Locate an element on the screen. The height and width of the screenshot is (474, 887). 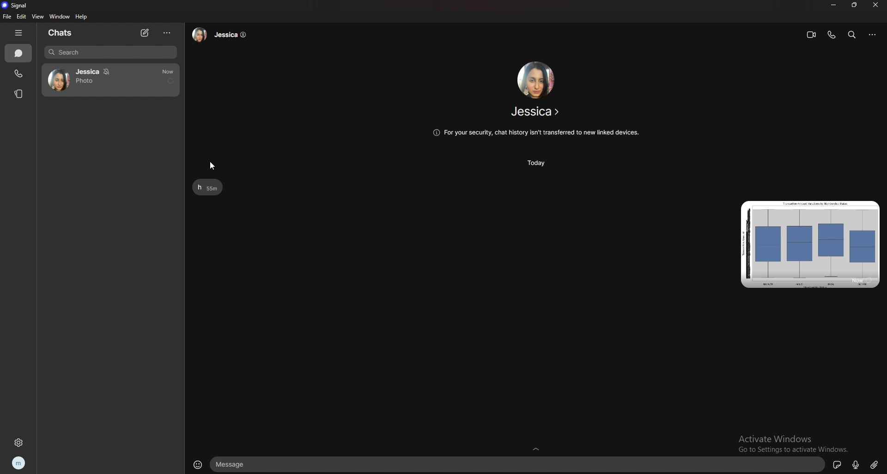
voice type is located at coordinates (857, 463).